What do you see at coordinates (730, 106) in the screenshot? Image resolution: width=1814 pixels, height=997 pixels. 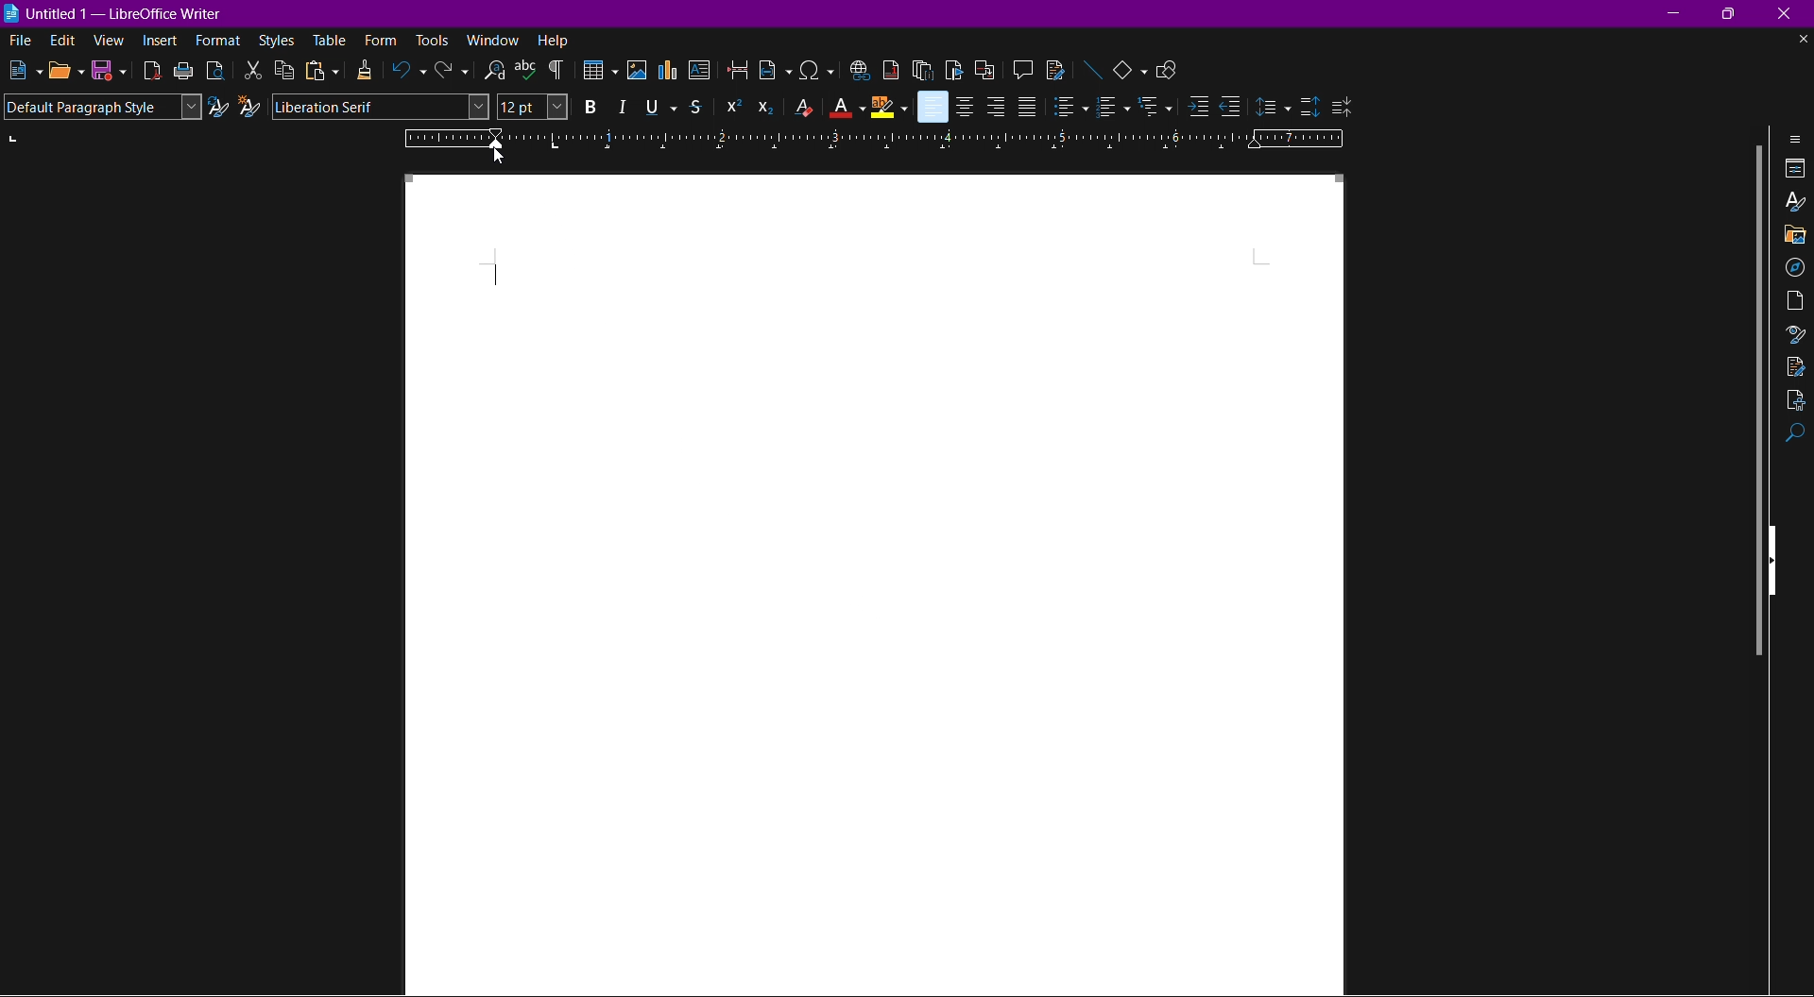 I see `Superscript` at bounding box center [730, 106].